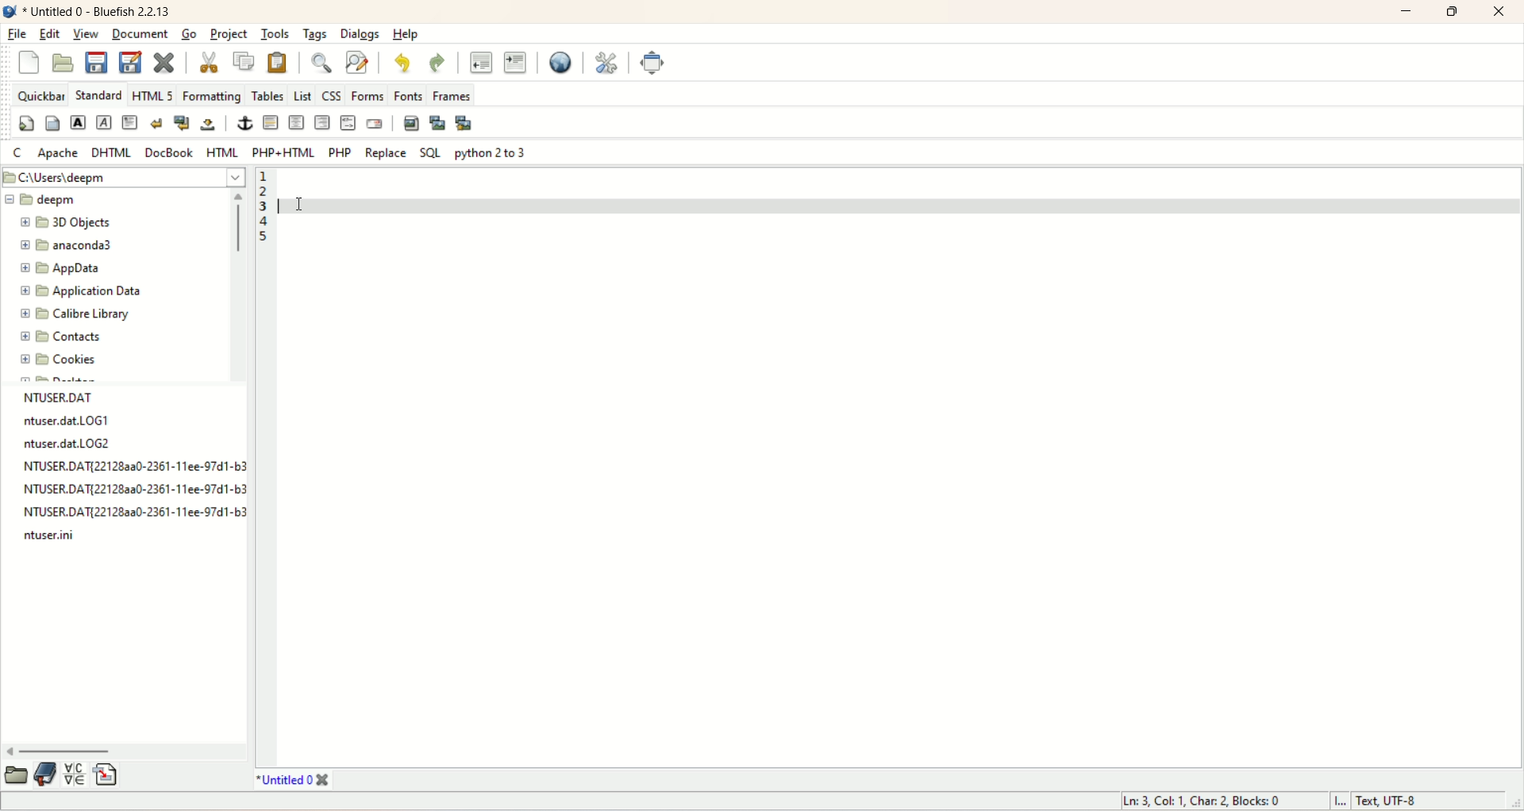 The width and height of the screenshot is (1524, 811). What do you see at coordinates (477, 63) in the screenshot?
I see `unindent` at bounding box center [477, 63].